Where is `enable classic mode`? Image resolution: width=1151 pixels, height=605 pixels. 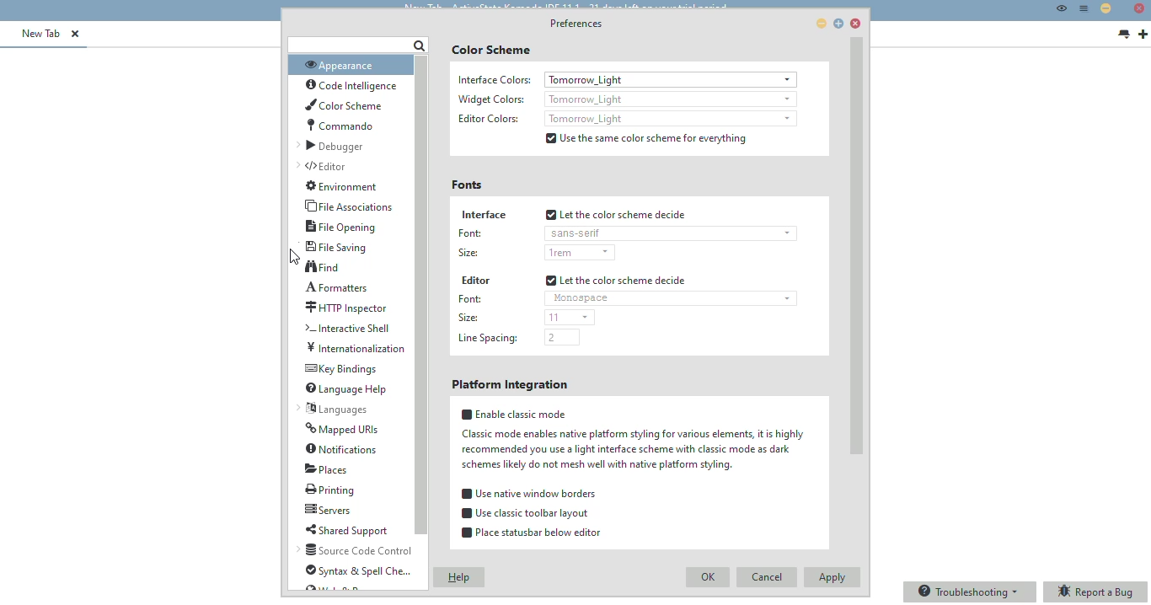 enable classic mode is located at coordinates (632, 440).